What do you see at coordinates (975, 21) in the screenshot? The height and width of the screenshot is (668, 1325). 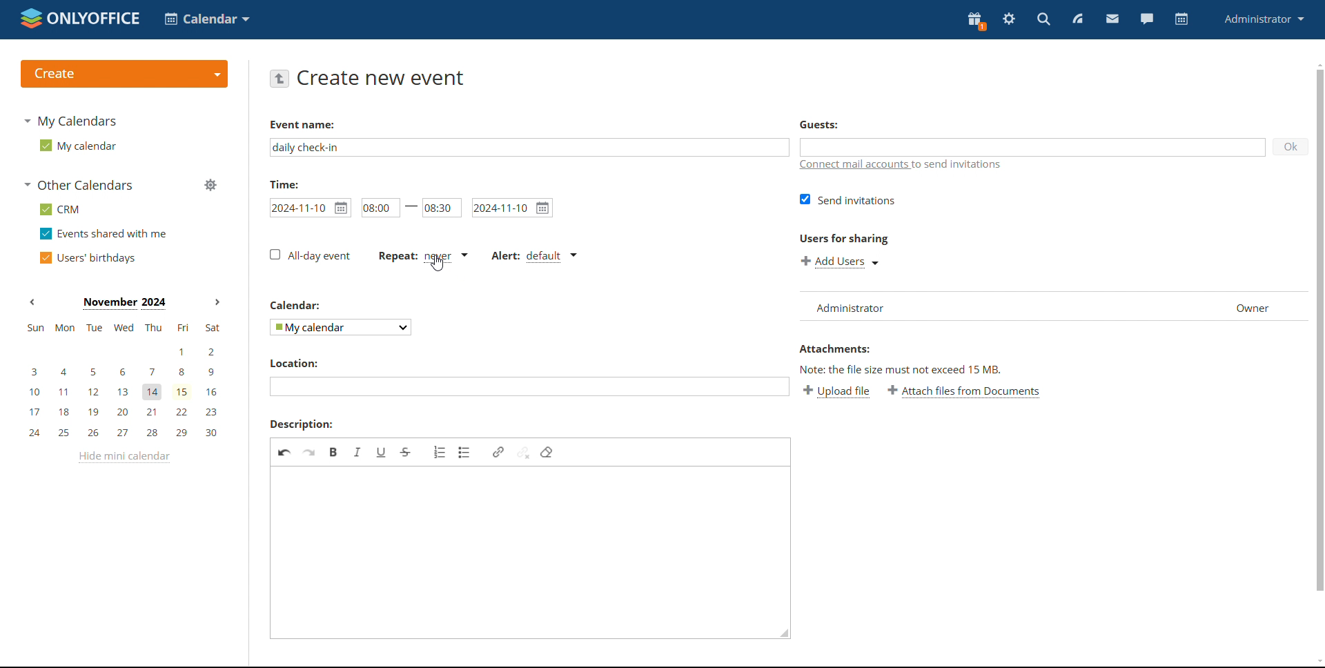 I see `present` at bounding box center [975, 21].